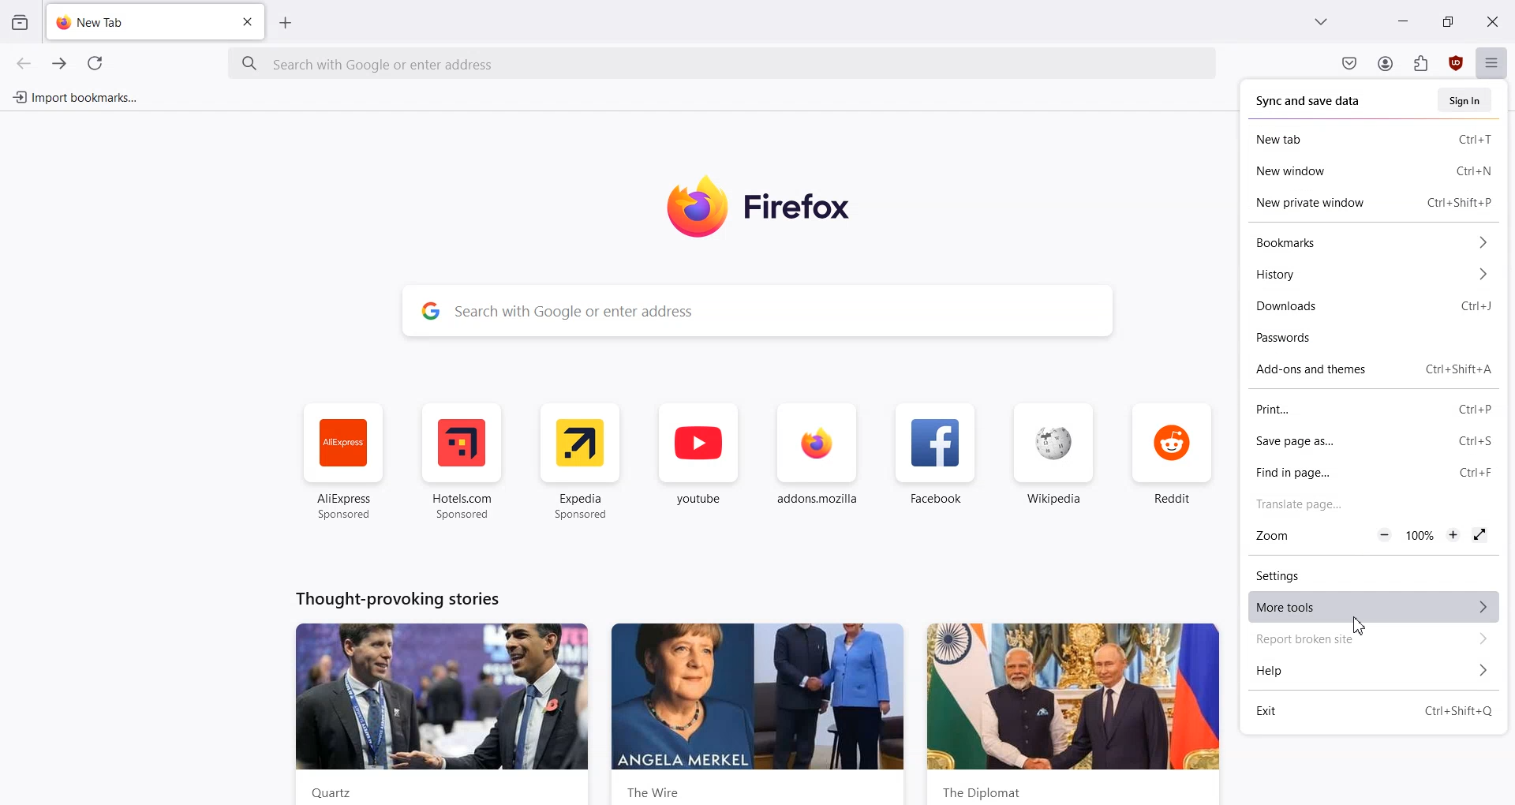 This screenshot has width=1515, height=805. I want to click on Open Application menu, so click(1494, 62).